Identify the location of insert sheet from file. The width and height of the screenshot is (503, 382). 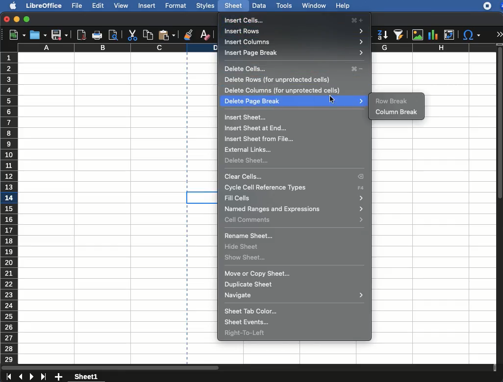
(260, 139).